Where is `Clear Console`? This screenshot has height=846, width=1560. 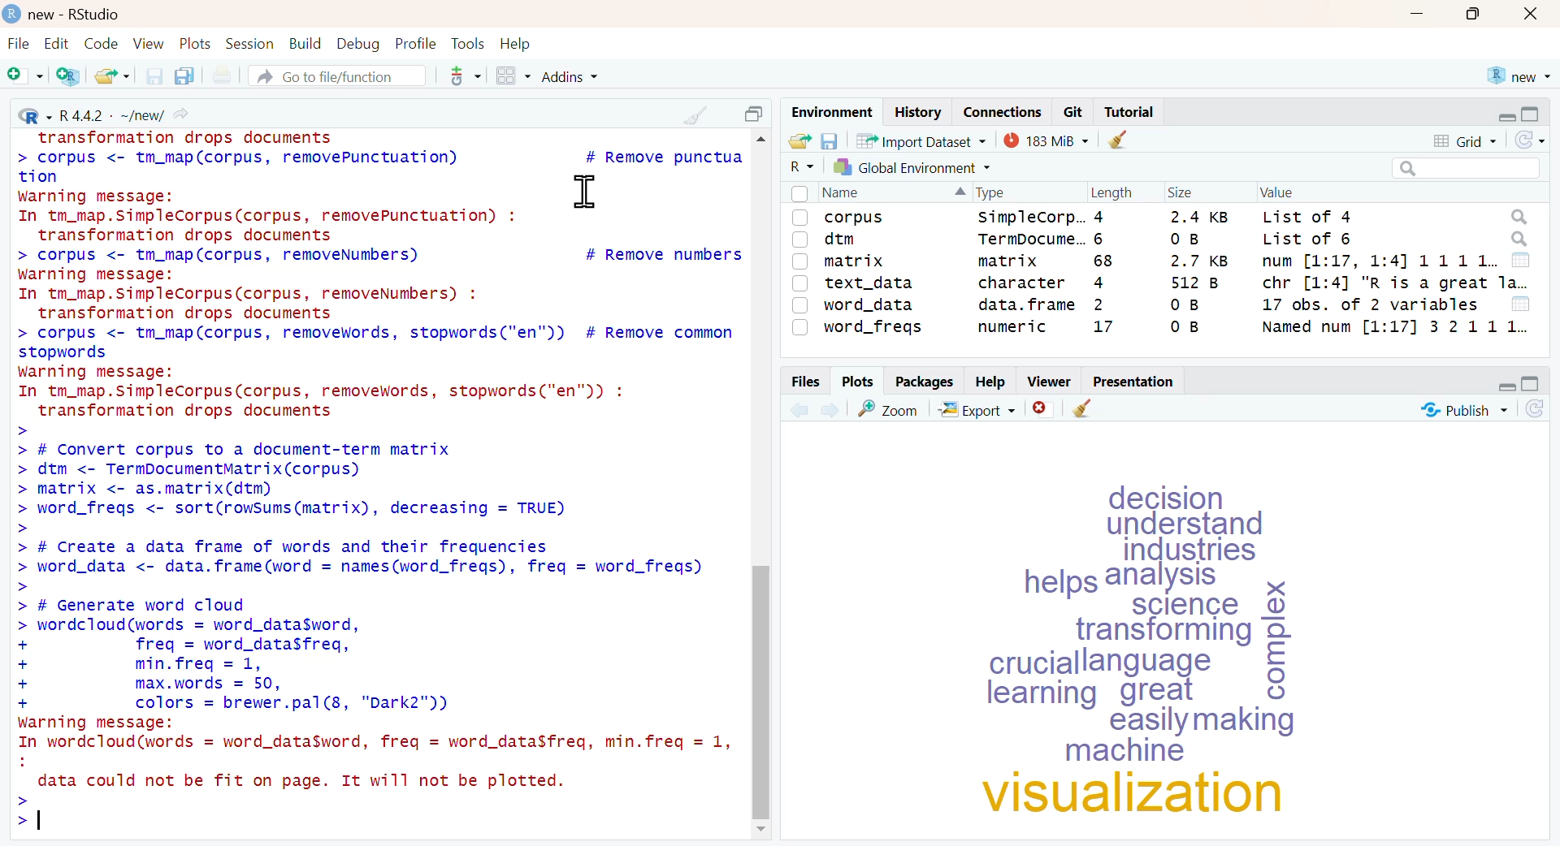 Clear Console is located at coordinates (1081, 409).